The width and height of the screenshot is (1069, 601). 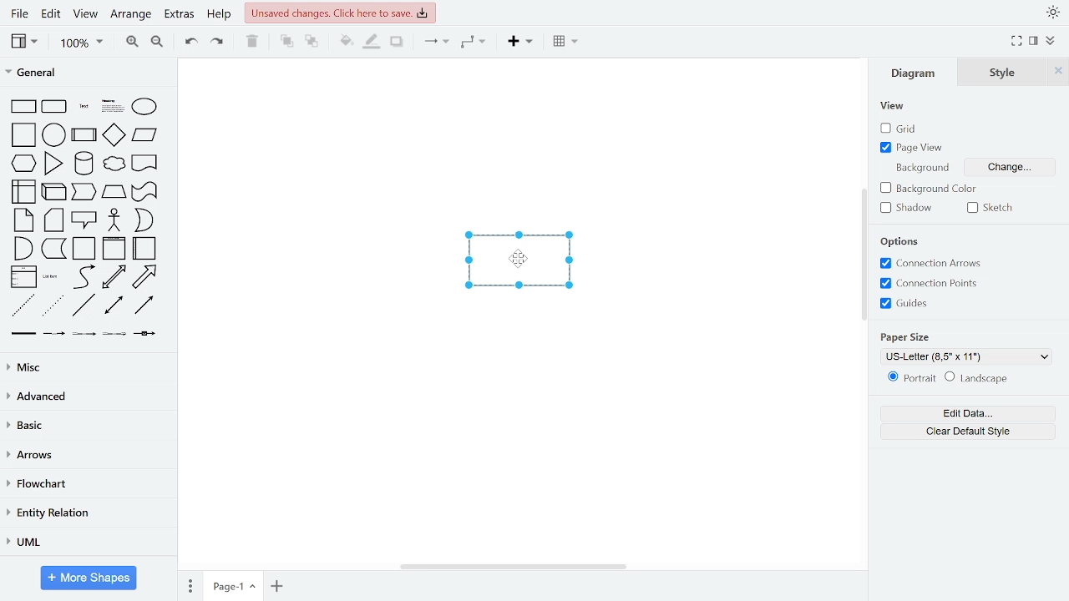 What do you see at coordinates (114, 333) in the screenshot?
I see `general shapes` at bounding box center [114, 333].